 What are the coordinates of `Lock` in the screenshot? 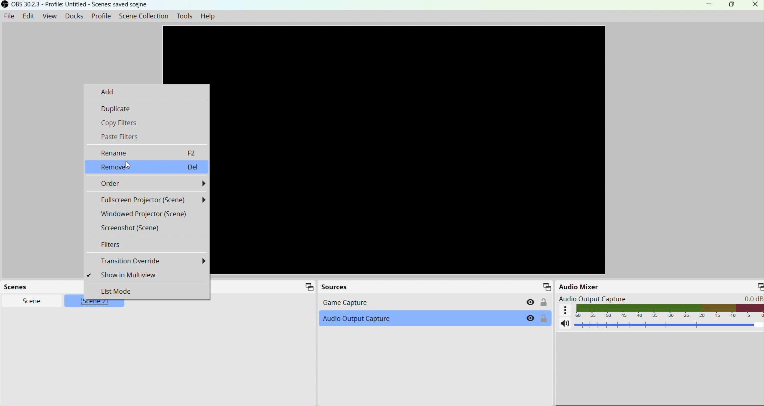 It's located at (544, 303).